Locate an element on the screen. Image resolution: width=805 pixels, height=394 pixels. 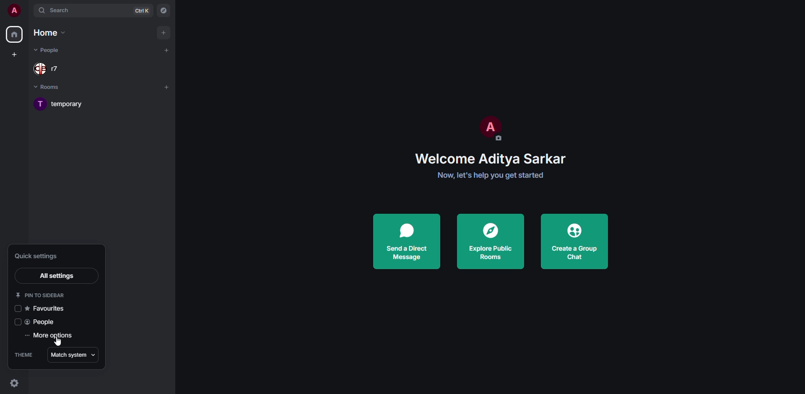
all settings is located at coordinates (56, 275).